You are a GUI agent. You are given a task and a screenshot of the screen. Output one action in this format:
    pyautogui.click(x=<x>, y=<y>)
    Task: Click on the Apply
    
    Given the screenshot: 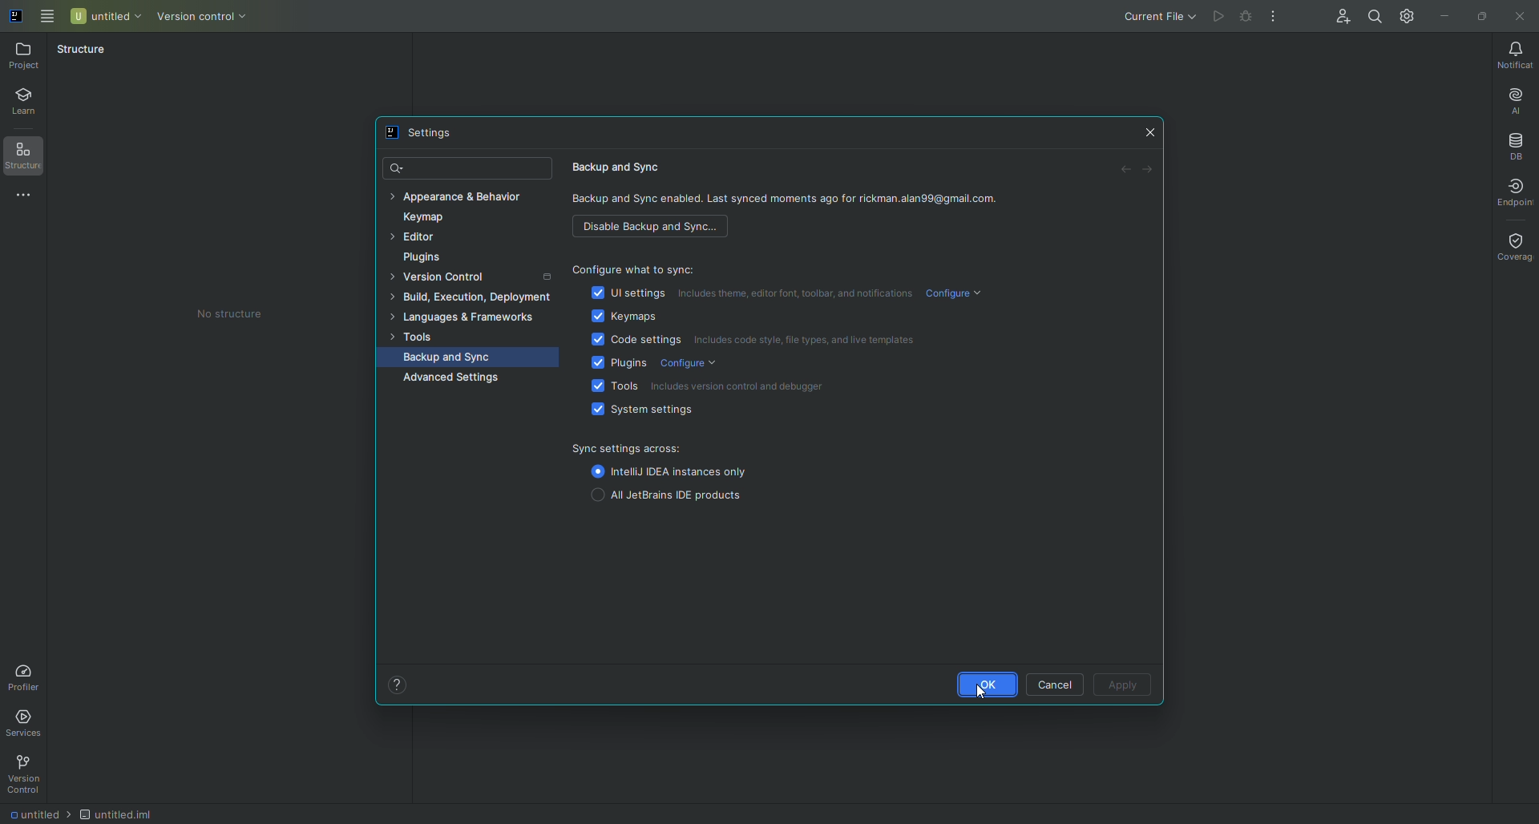 What is the action you would take?
    pyautogui.click(x=1125, y=684)
    